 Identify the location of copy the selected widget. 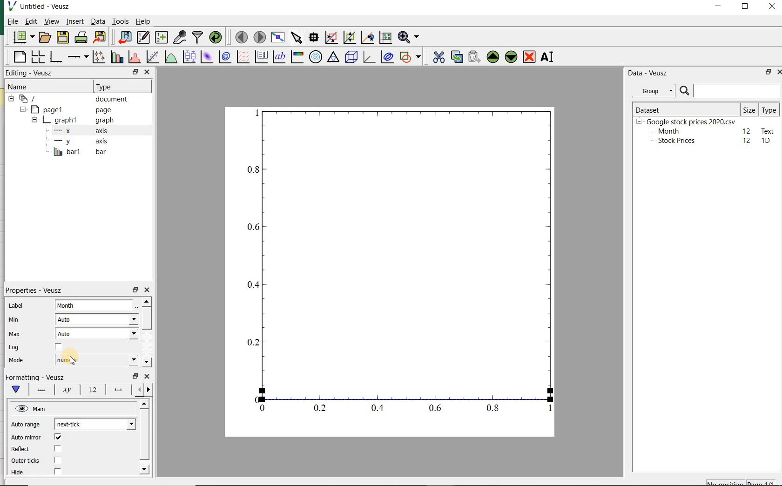
(456, 57).